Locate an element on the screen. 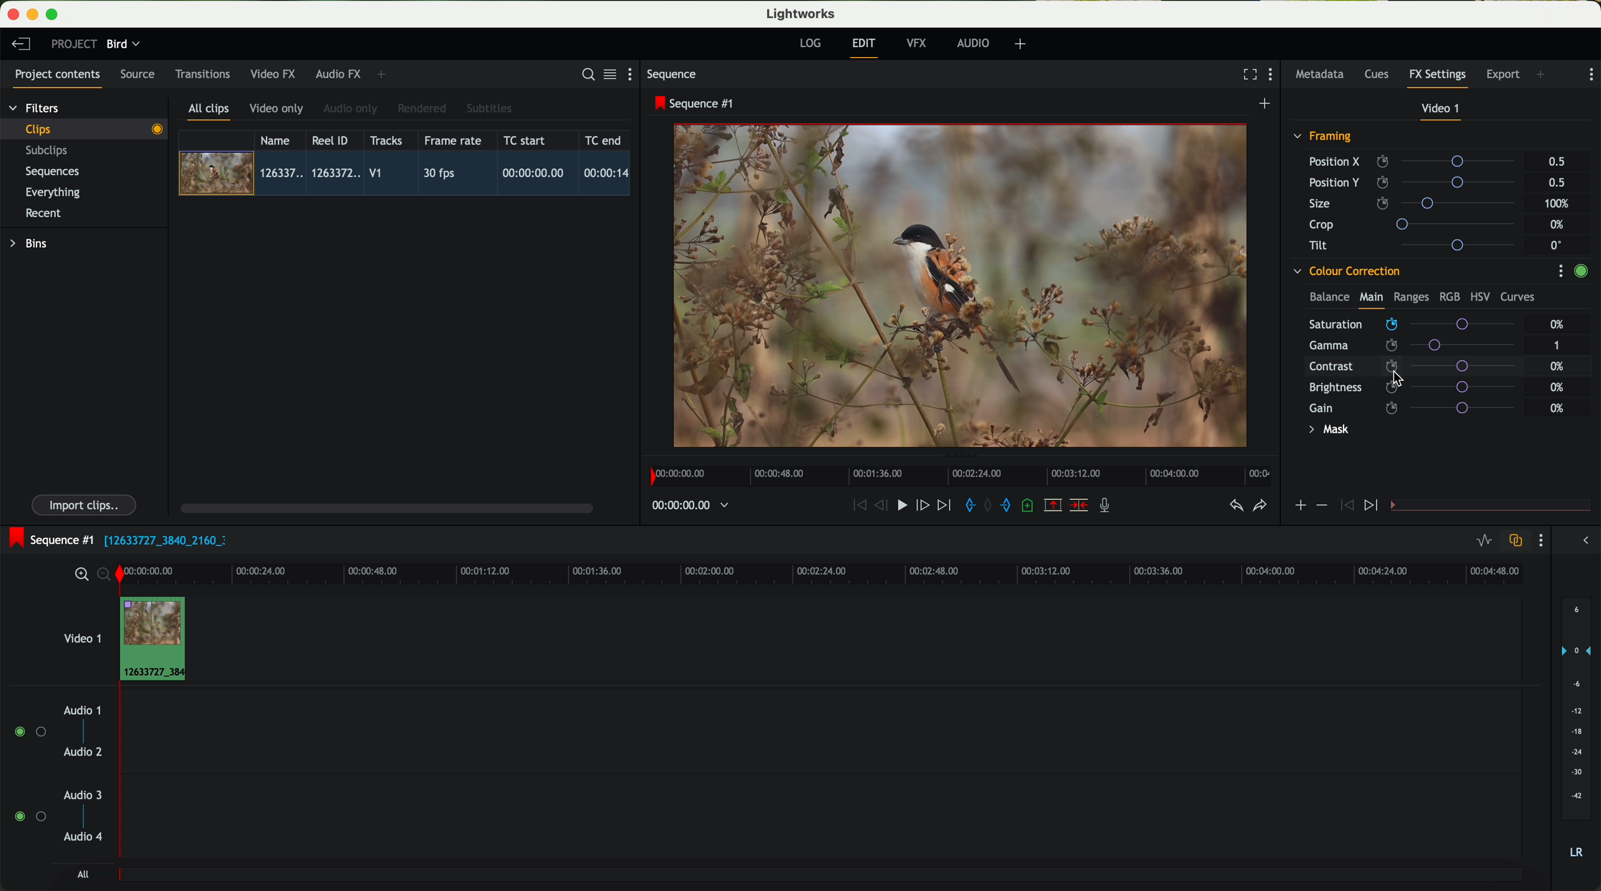  nudge one frame foward is located at coordinates (924, 506).